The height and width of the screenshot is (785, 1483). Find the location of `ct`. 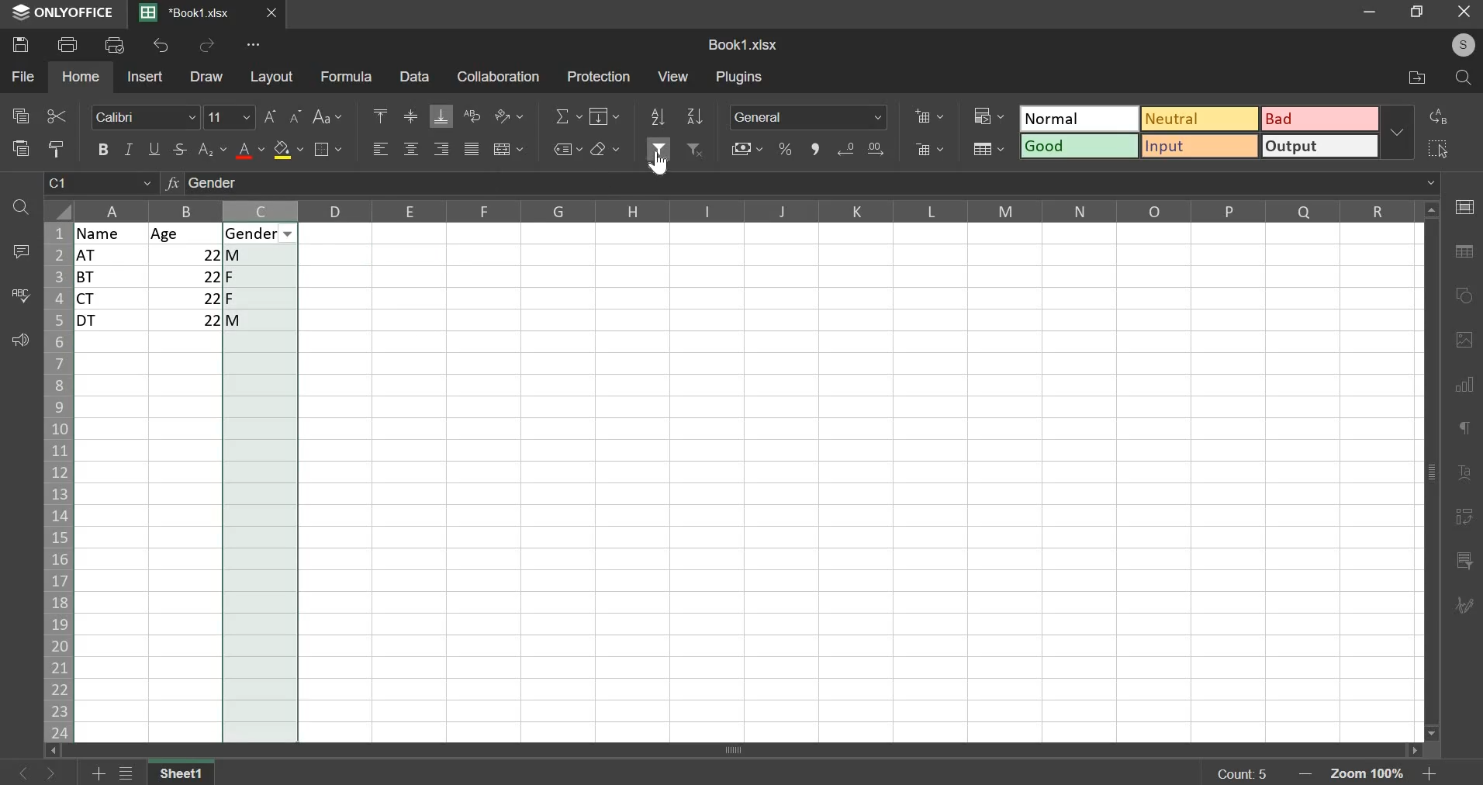

ct is located at coordinates (113, 299).